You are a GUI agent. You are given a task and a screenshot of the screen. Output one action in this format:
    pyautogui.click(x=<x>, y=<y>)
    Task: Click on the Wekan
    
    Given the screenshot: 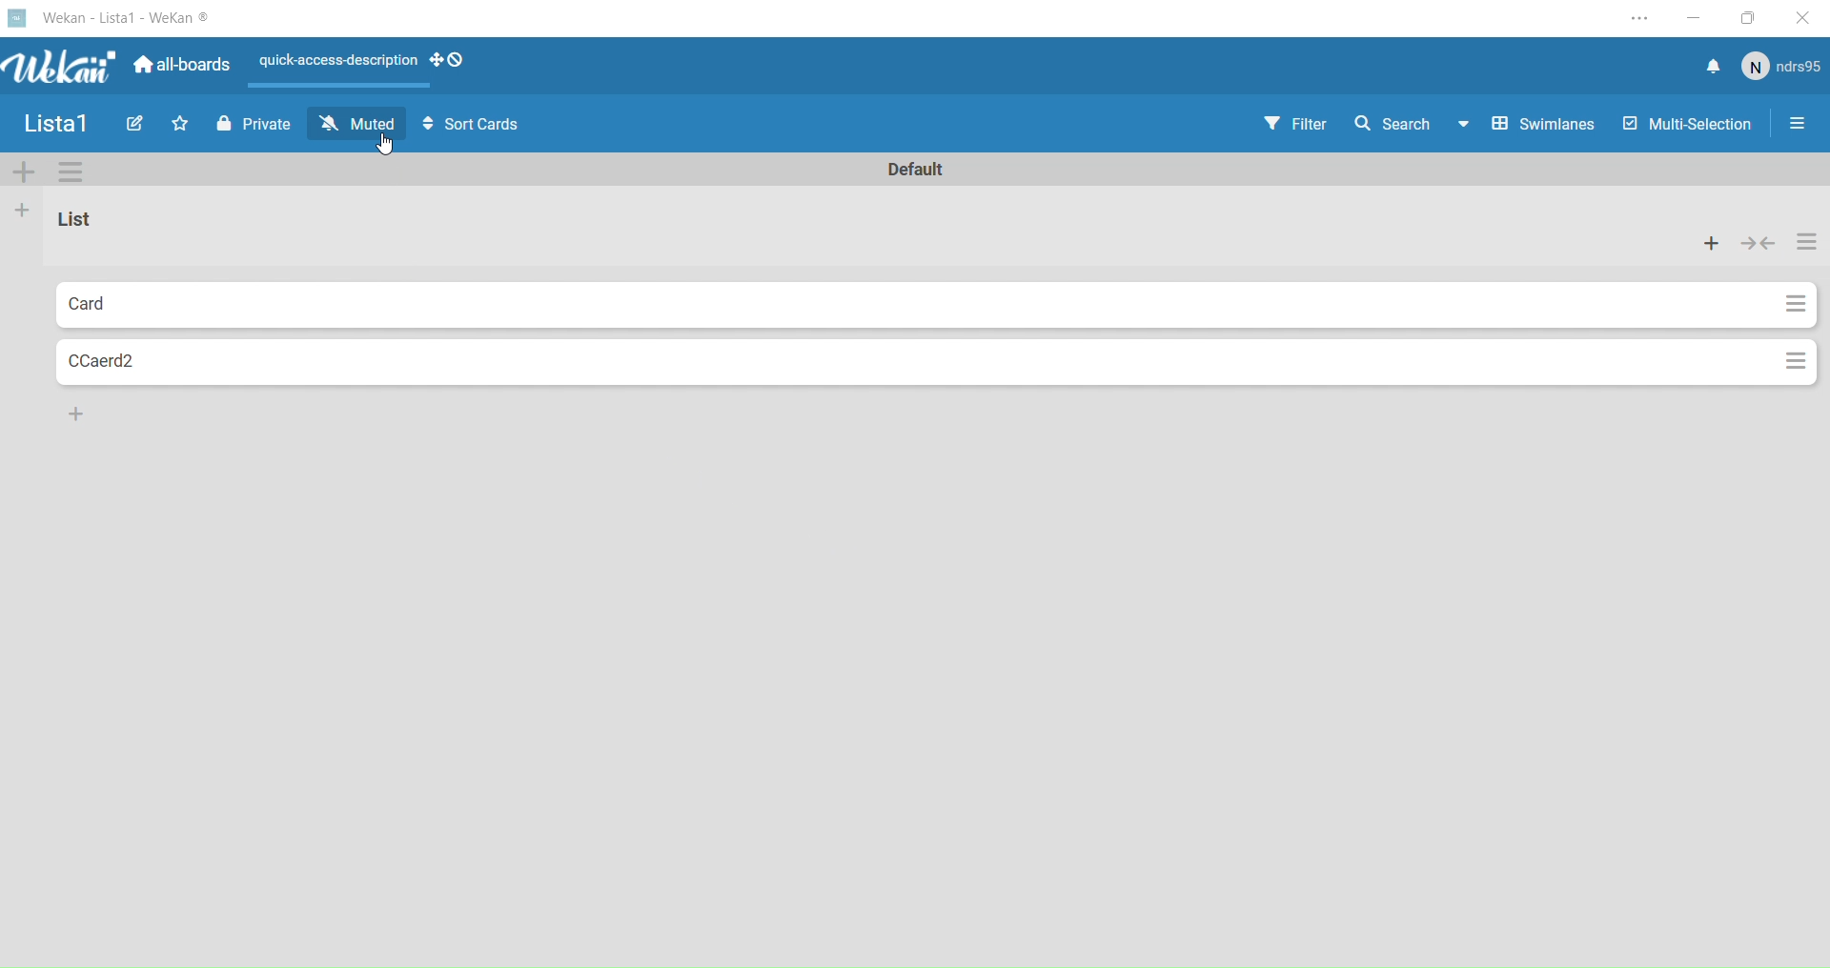 What is the action you would take?
    pyautogui.click(x=110, y=20)
    